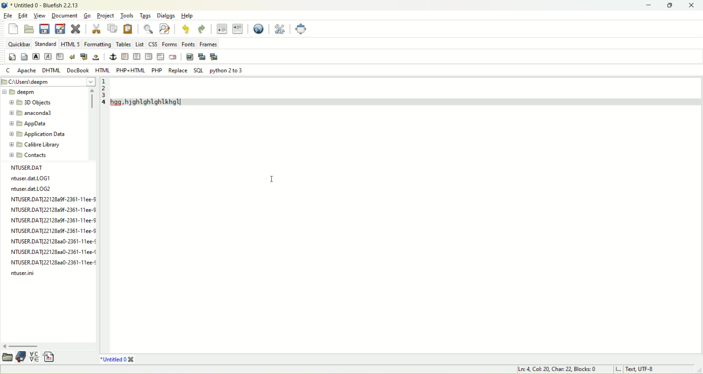 The width and height of the screenshot is (703, 374). I want to click on cursor, so click(272, 176).